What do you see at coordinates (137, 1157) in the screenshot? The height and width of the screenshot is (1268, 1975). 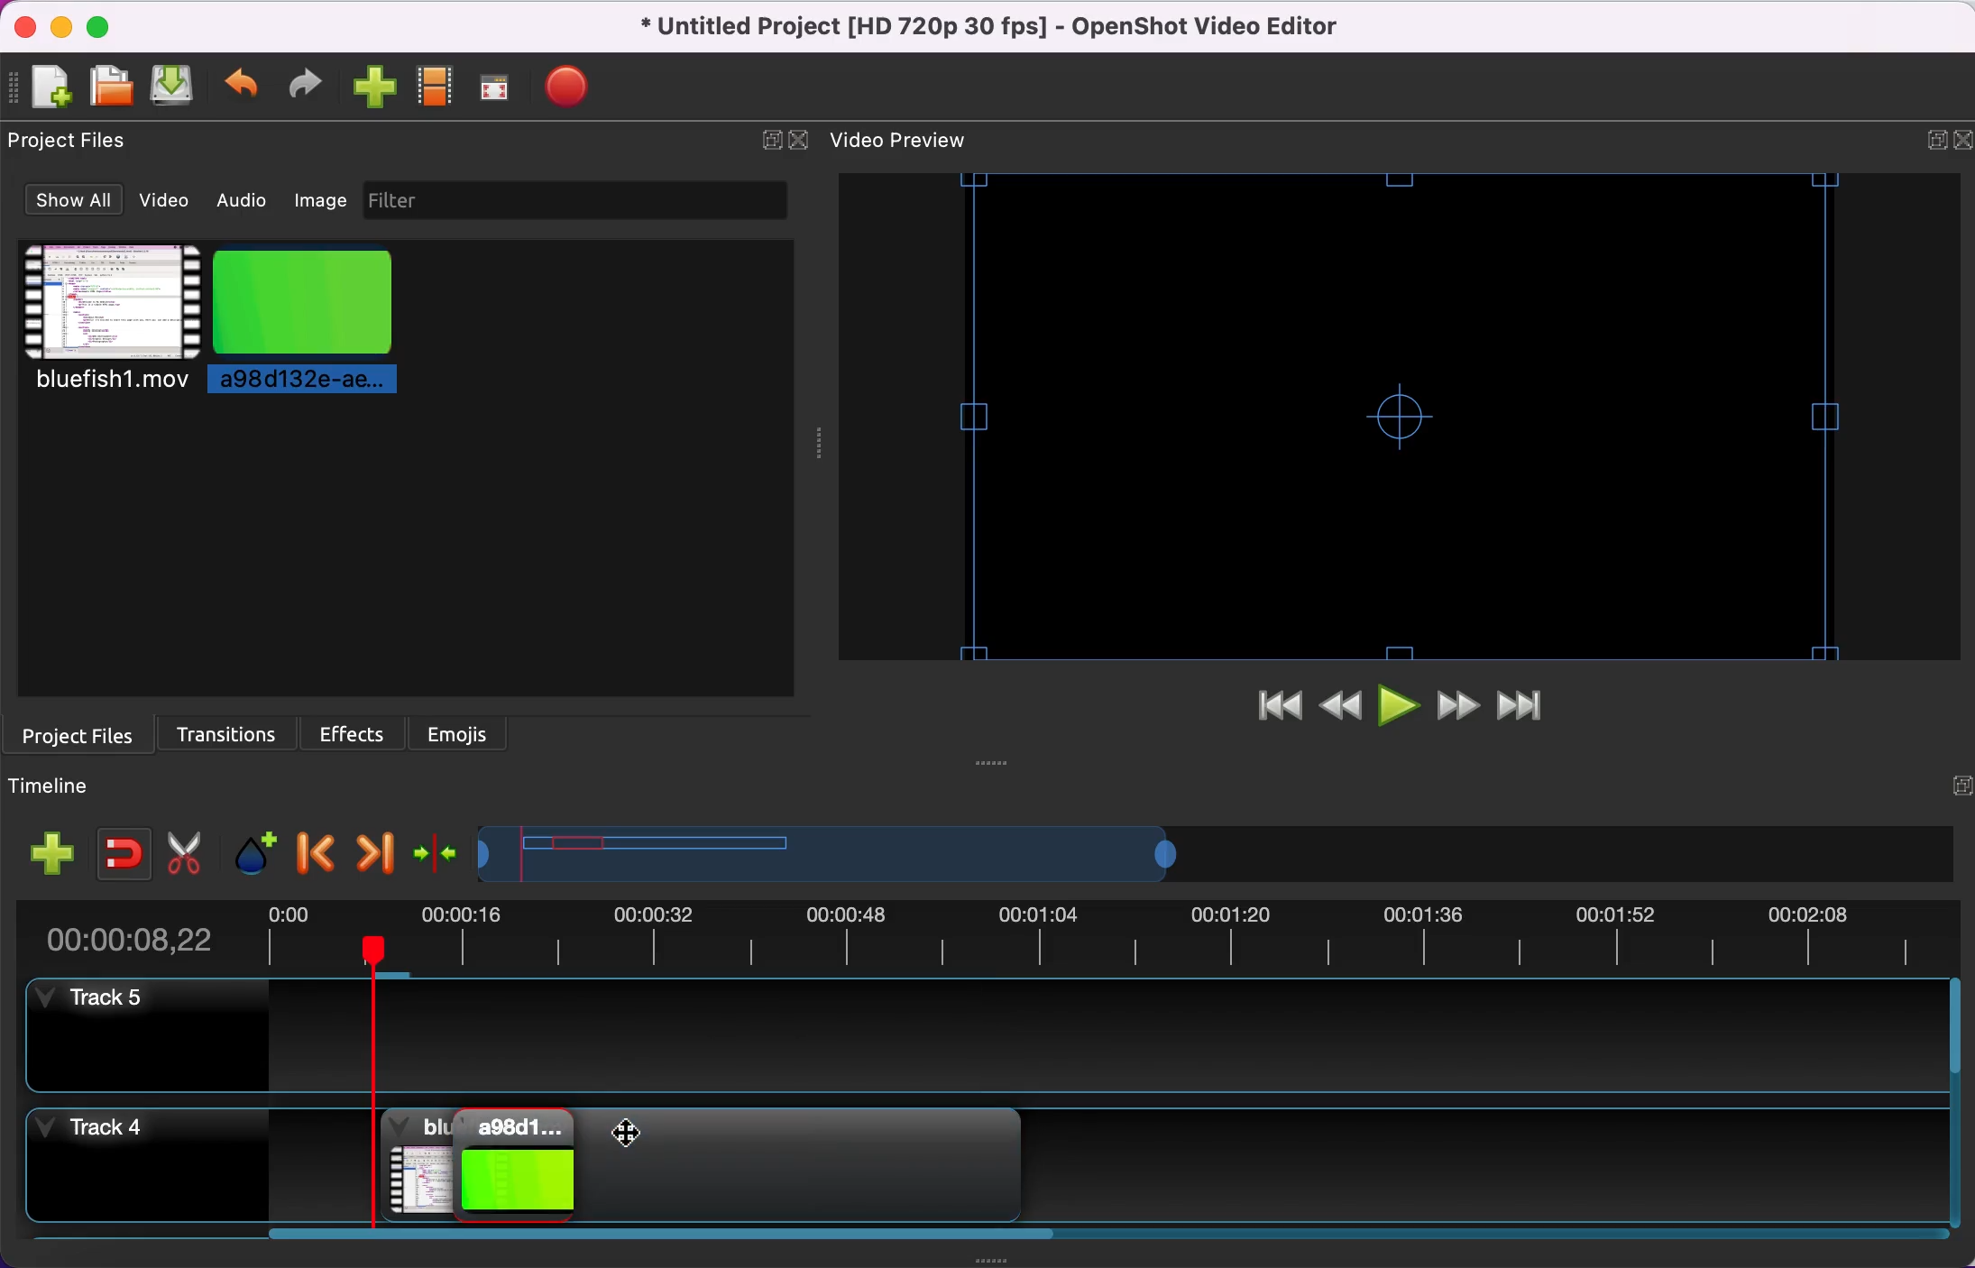 I see `track 4` at bounding box center [137, 1157].